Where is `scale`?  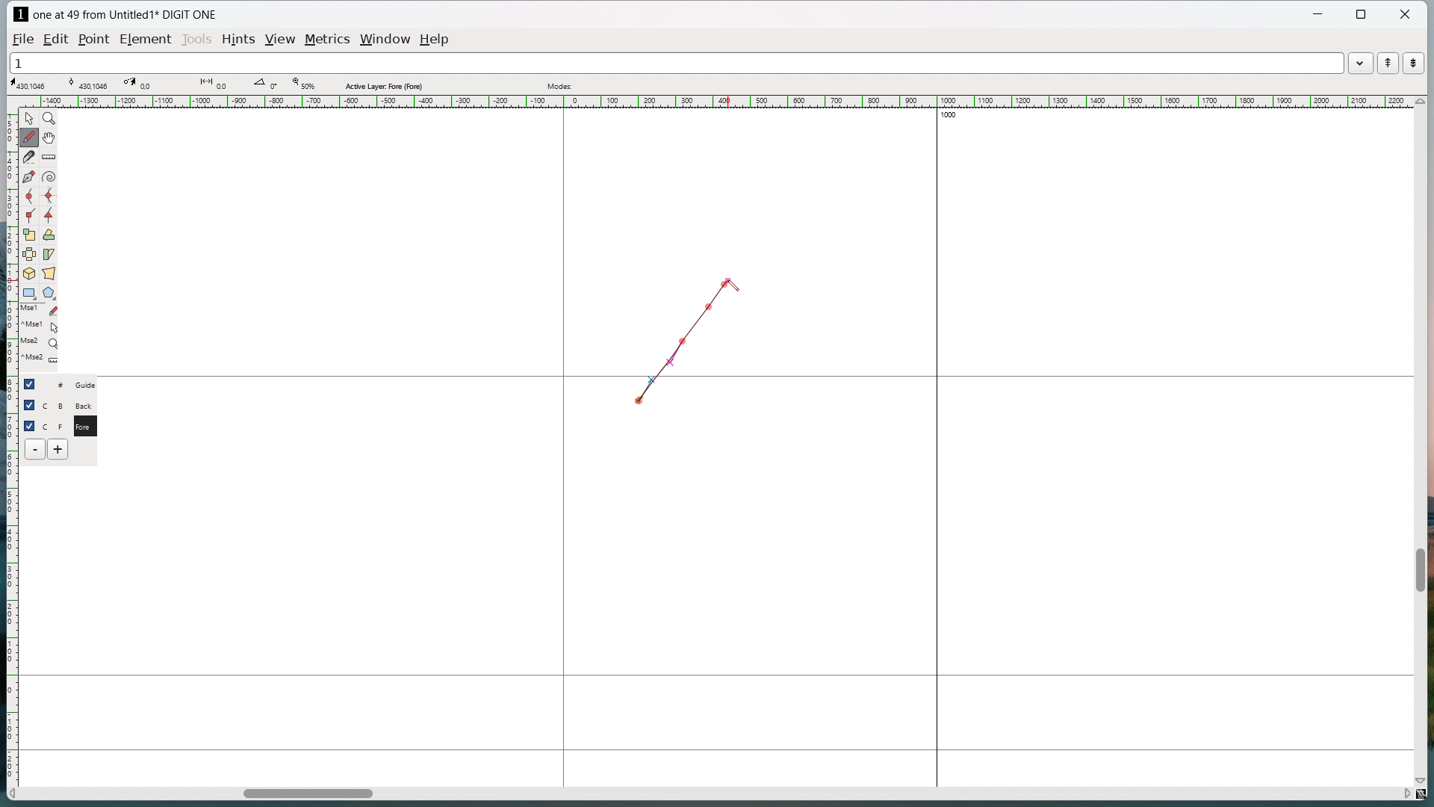
scale is located at coordinates (30, 234).